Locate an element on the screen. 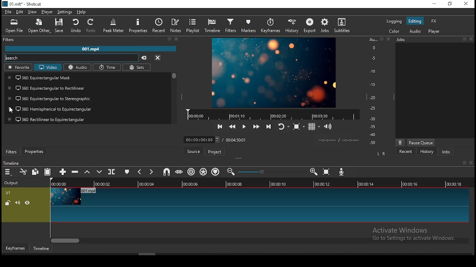  scroll is located at coordinates (176, 76).